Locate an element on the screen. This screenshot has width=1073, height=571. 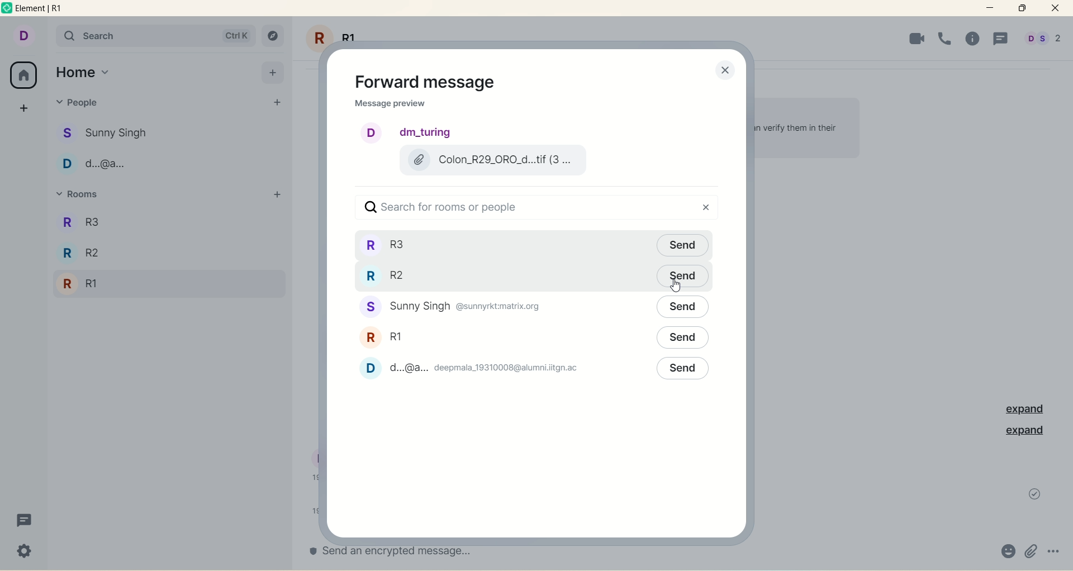
cursor is located at coordinates (678, 287).